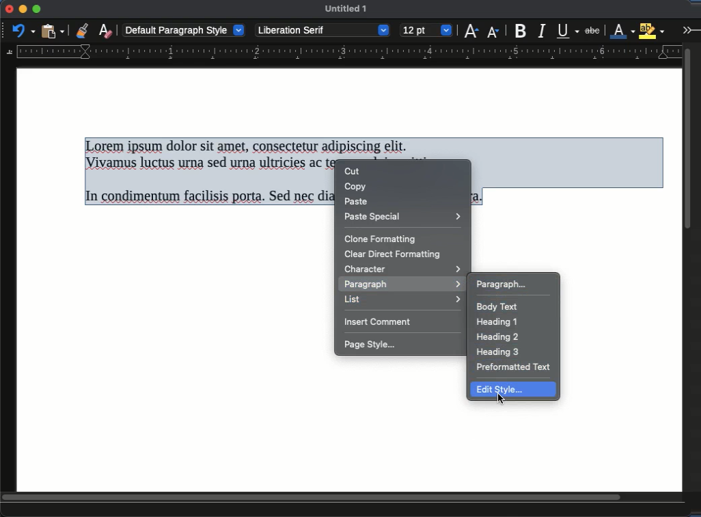 This screenshot has width=701, height=517. I want to click on body text, so click(499, 307).